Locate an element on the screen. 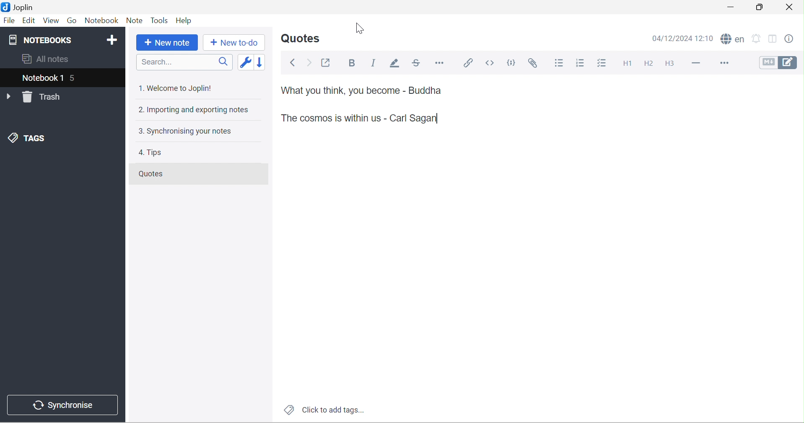 The image size is (804, 423). Attach file is located at coordinates (537, 63).